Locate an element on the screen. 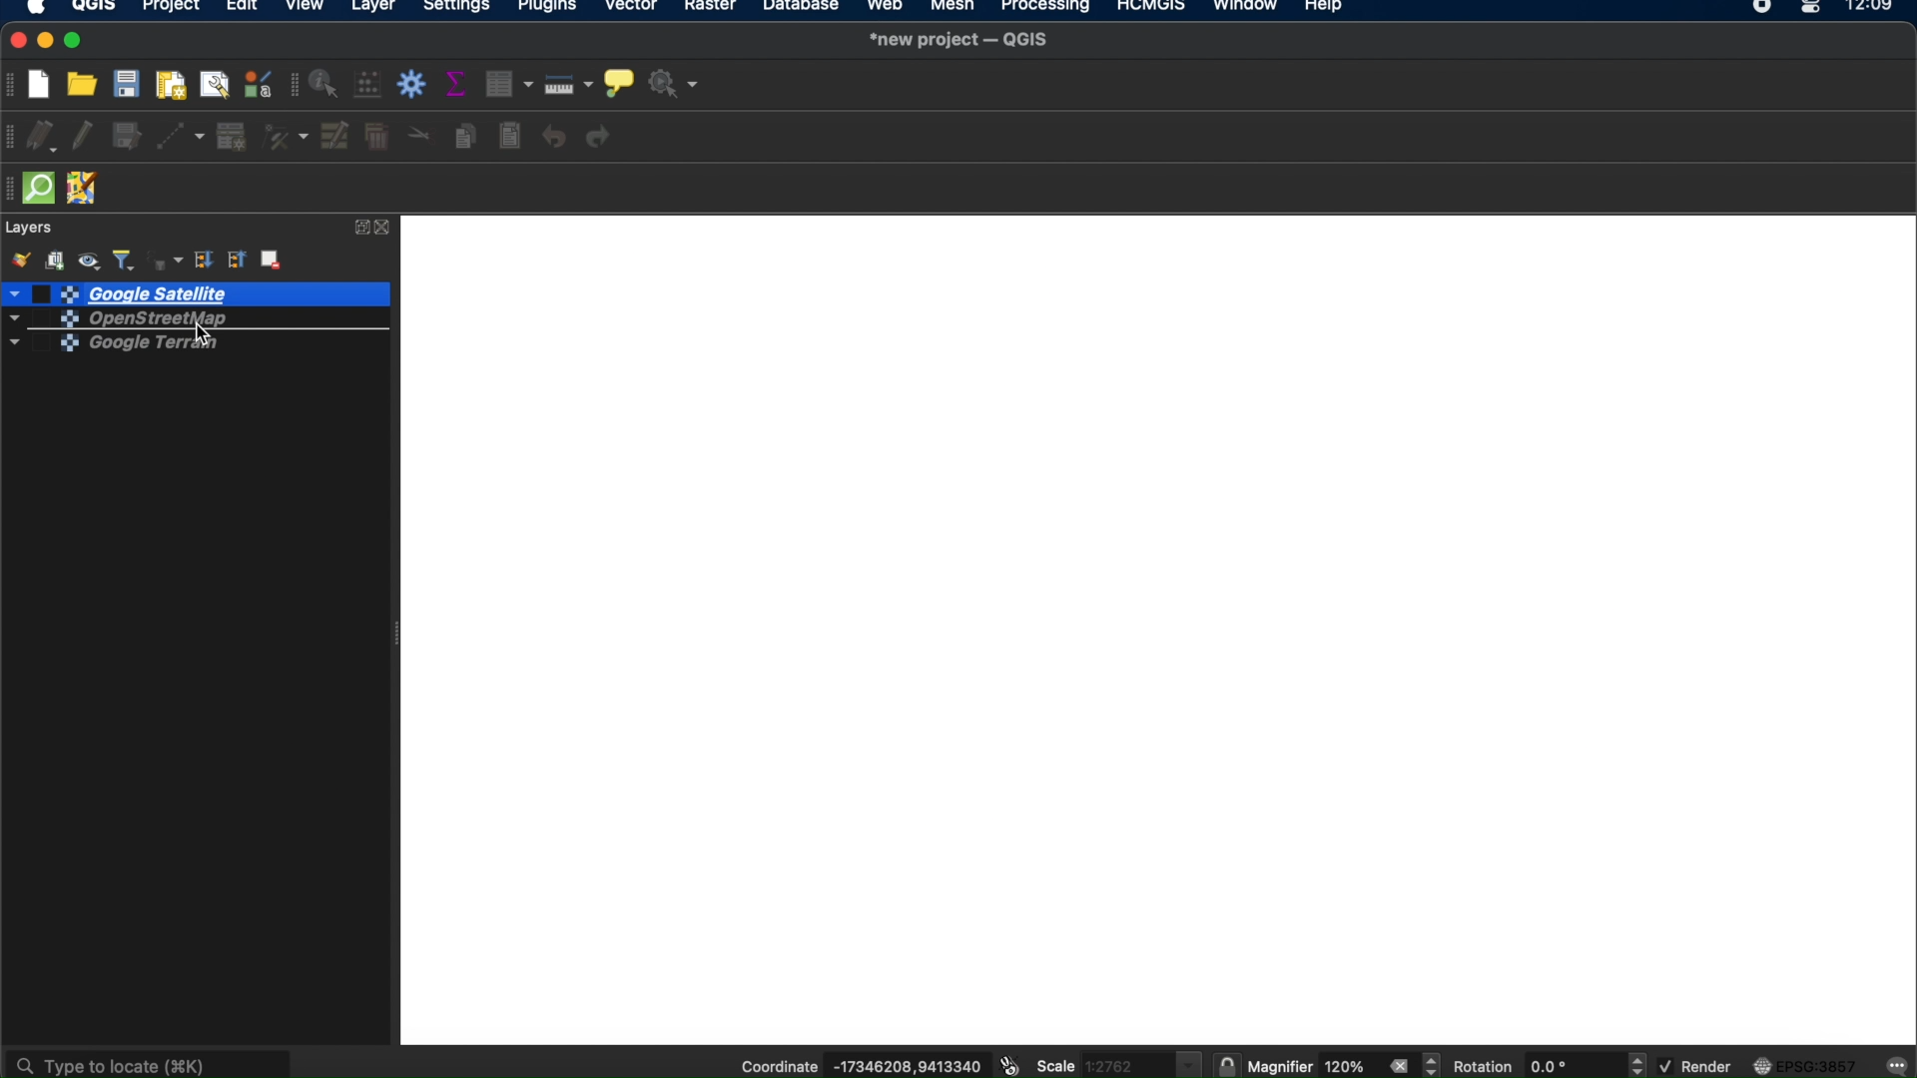 This screenshot has height=1078, width=1917. add record is located at coordinates (231, 137).